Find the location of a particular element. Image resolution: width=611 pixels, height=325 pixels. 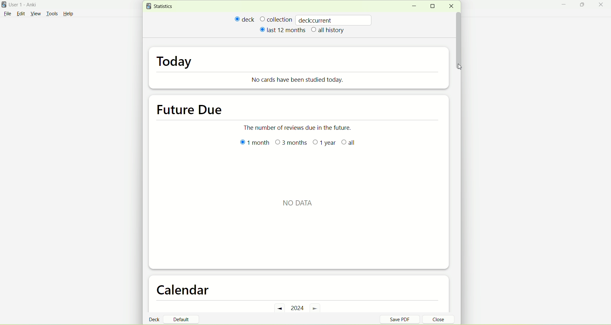

1 month is located at coordinates (255, 145).